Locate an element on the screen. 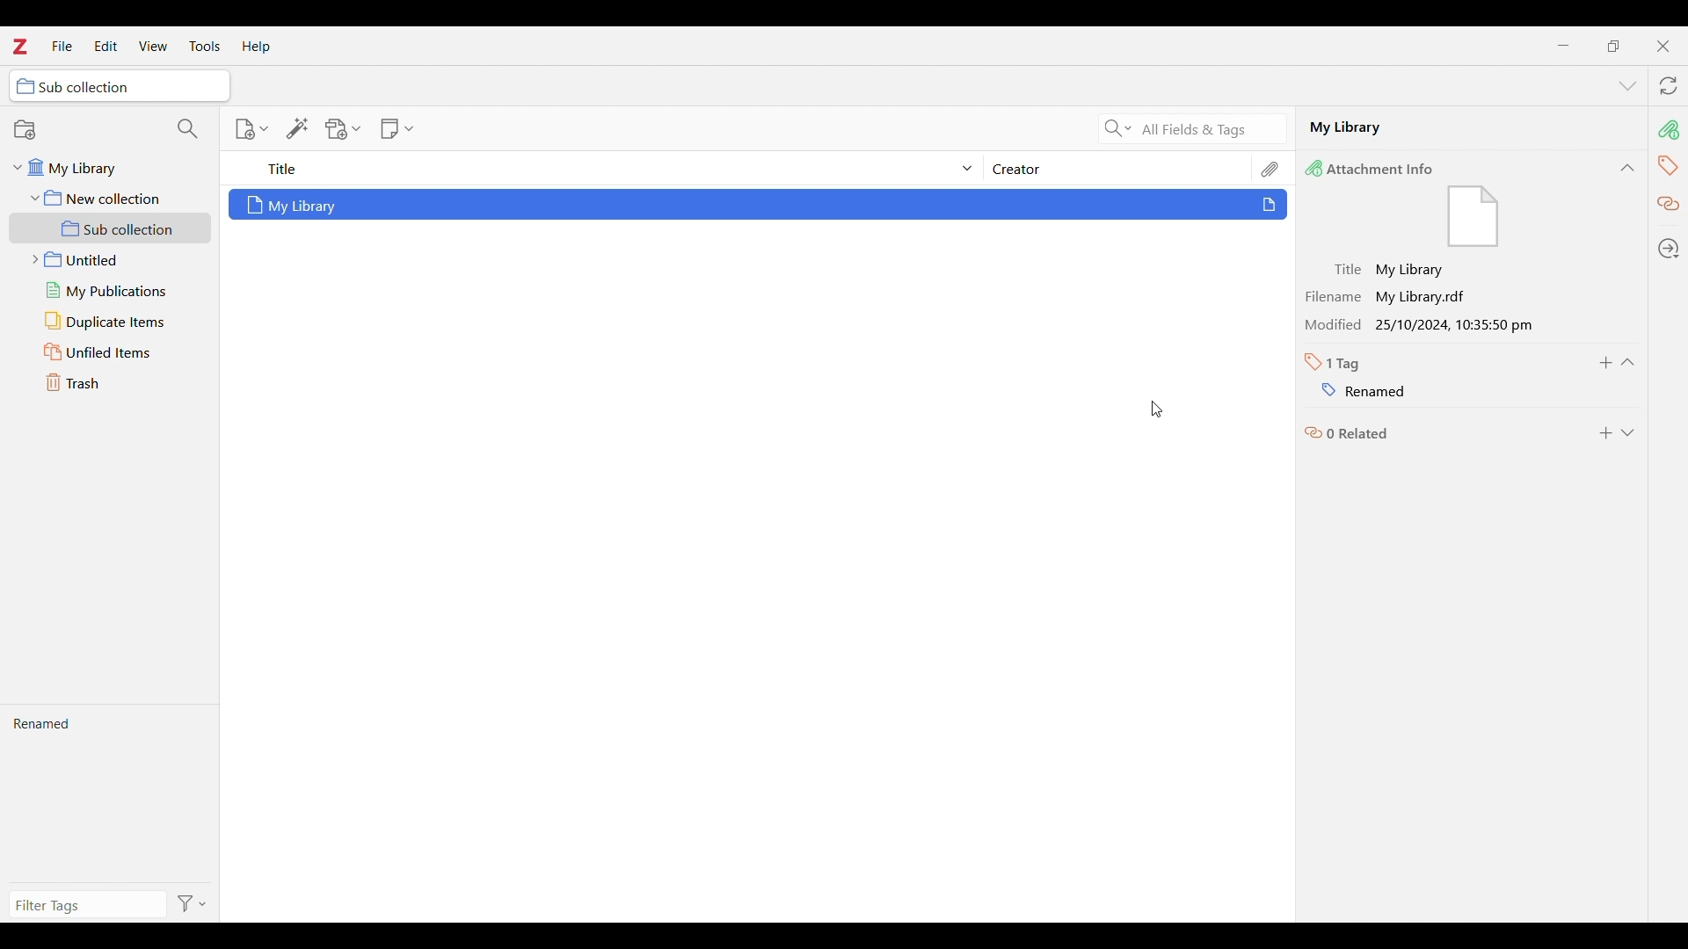  Filter collections is located at coordinates (188, 128).